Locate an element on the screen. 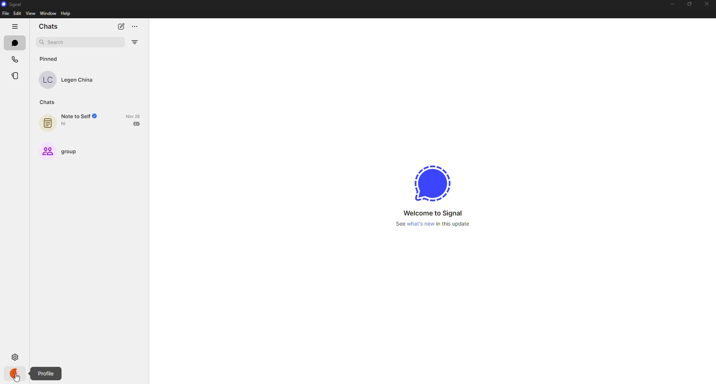 The image size is (716, 384). maximize is located at coordinates (688, 4).